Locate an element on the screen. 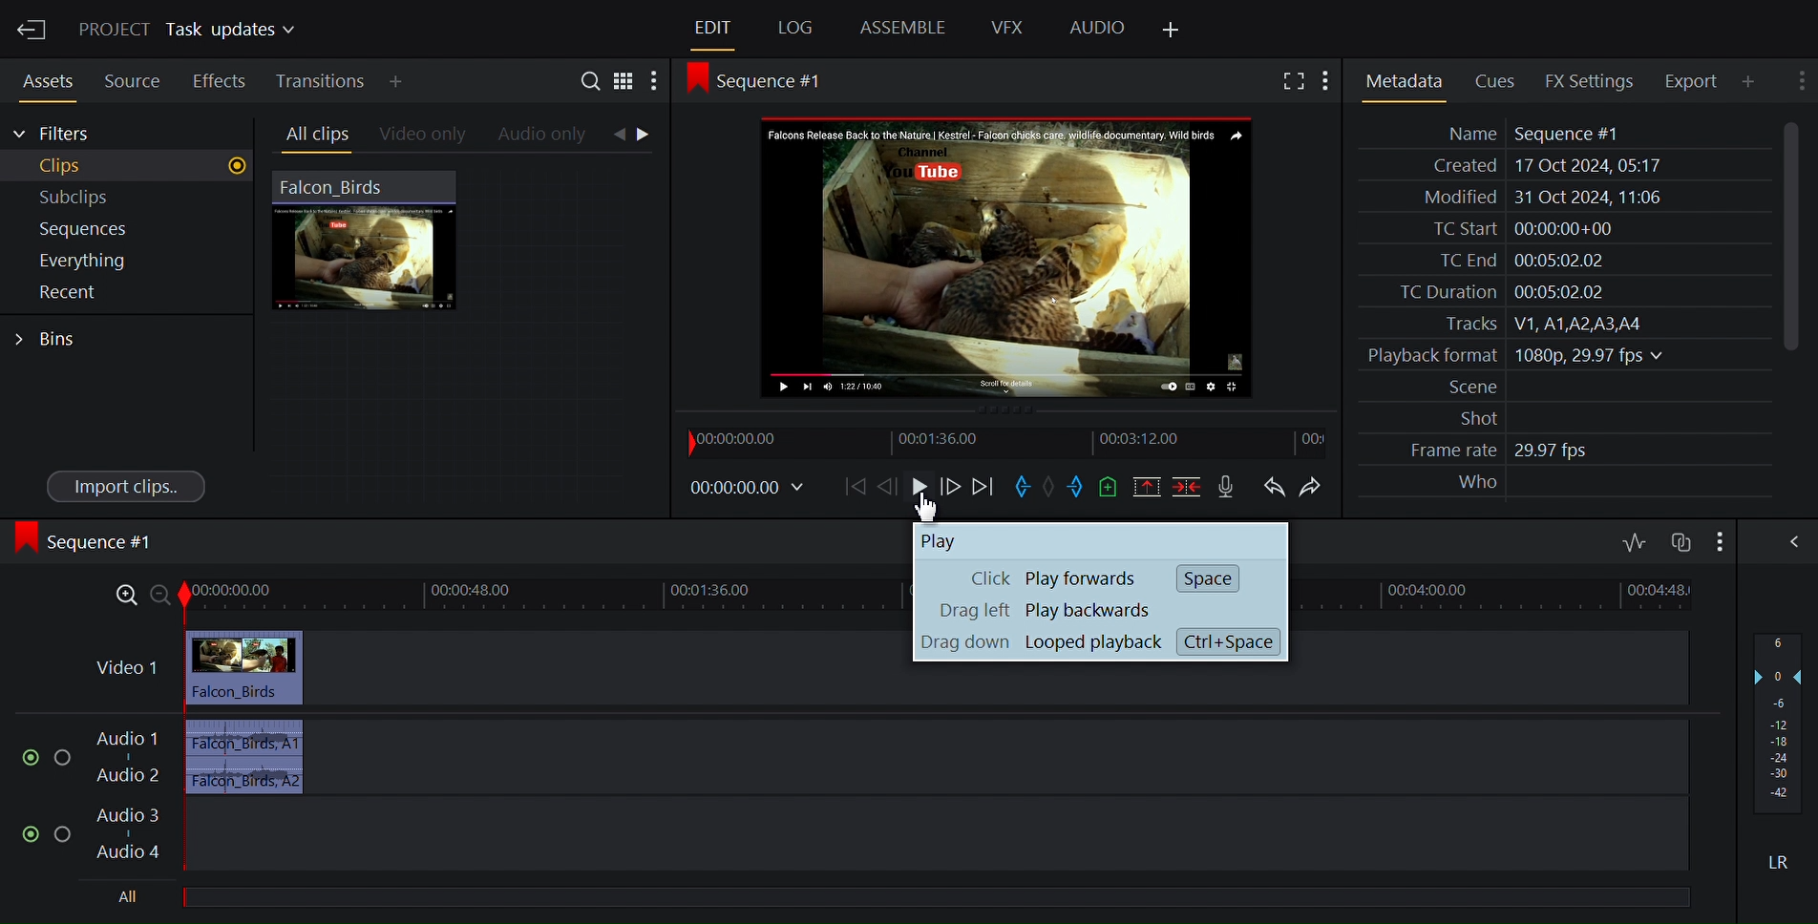 This screenshot has width=1818, height=924. Subclips is located at coordinates (122, 196).